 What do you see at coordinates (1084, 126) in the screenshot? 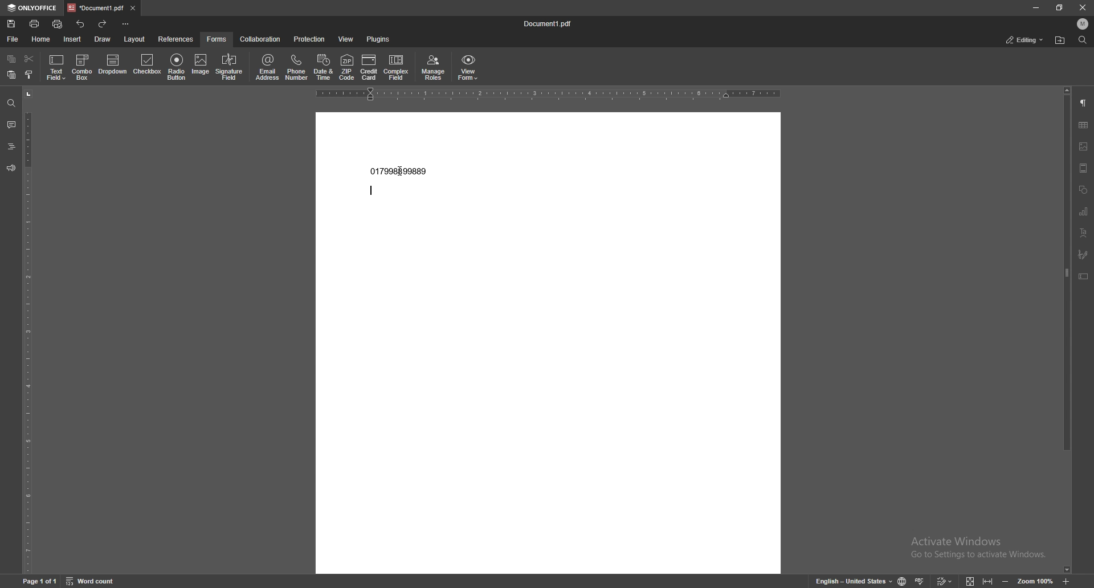
I see `table` at bounding box center [1084, 126].